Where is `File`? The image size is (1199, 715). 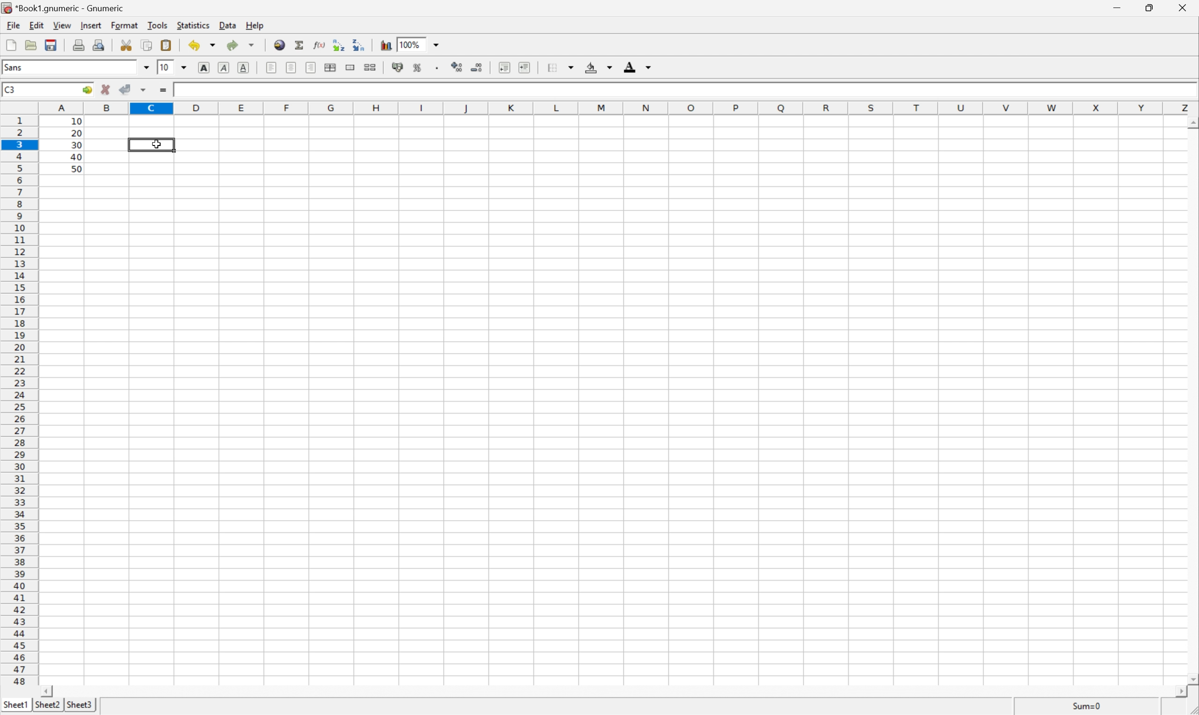 File is located at coordinates (11, 43).